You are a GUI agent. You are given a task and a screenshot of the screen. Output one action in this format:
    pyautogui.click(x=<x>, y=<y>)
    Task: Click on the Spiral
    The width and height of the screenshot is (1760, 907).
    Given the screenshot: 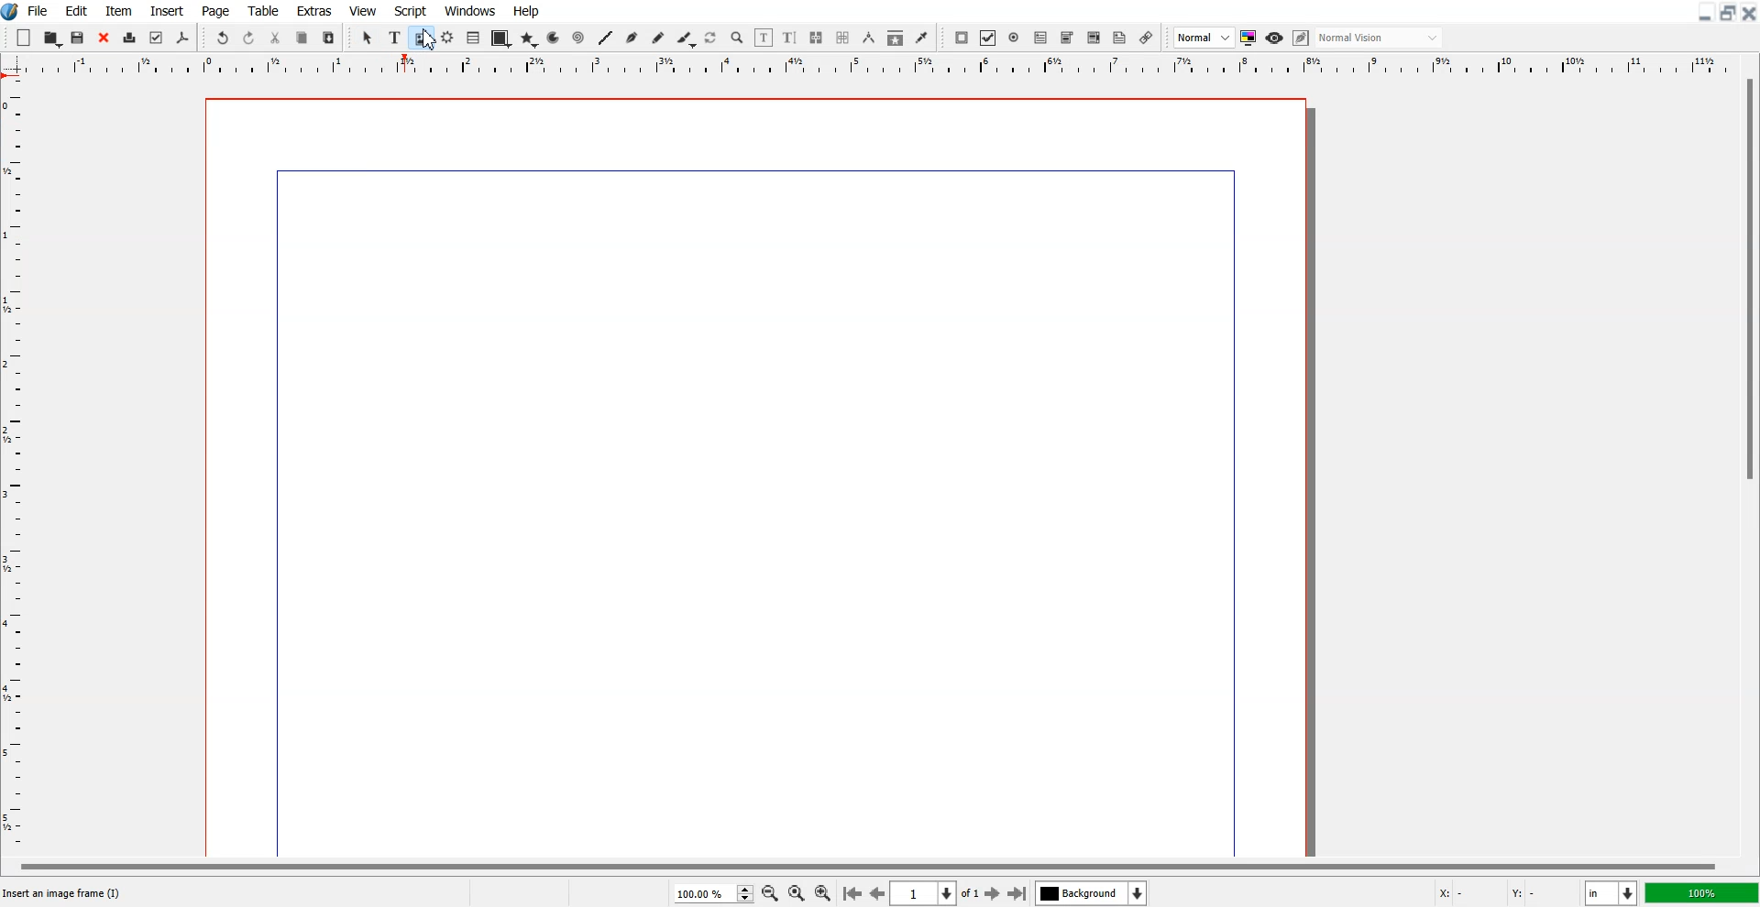 What is the action you would take?
    pyautogui.click(x=577, y=37)
    